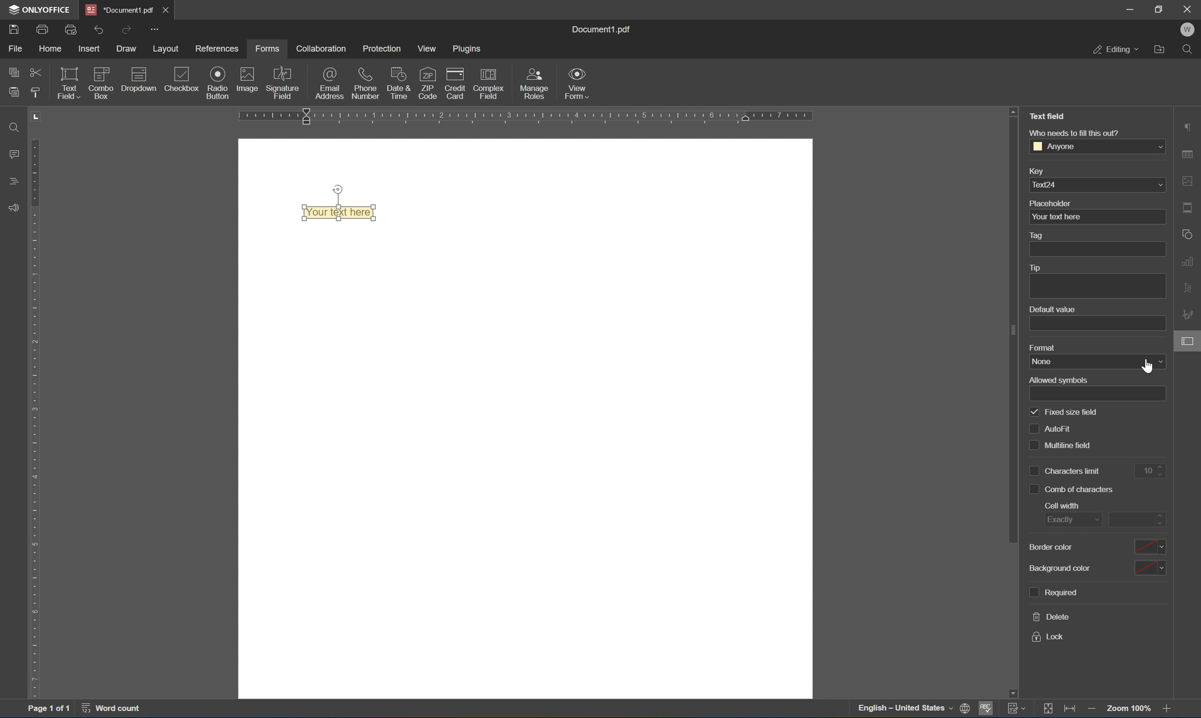  Describe the element at coordinates (1150, 545) in the screenshot. I see `select border color` at that location.